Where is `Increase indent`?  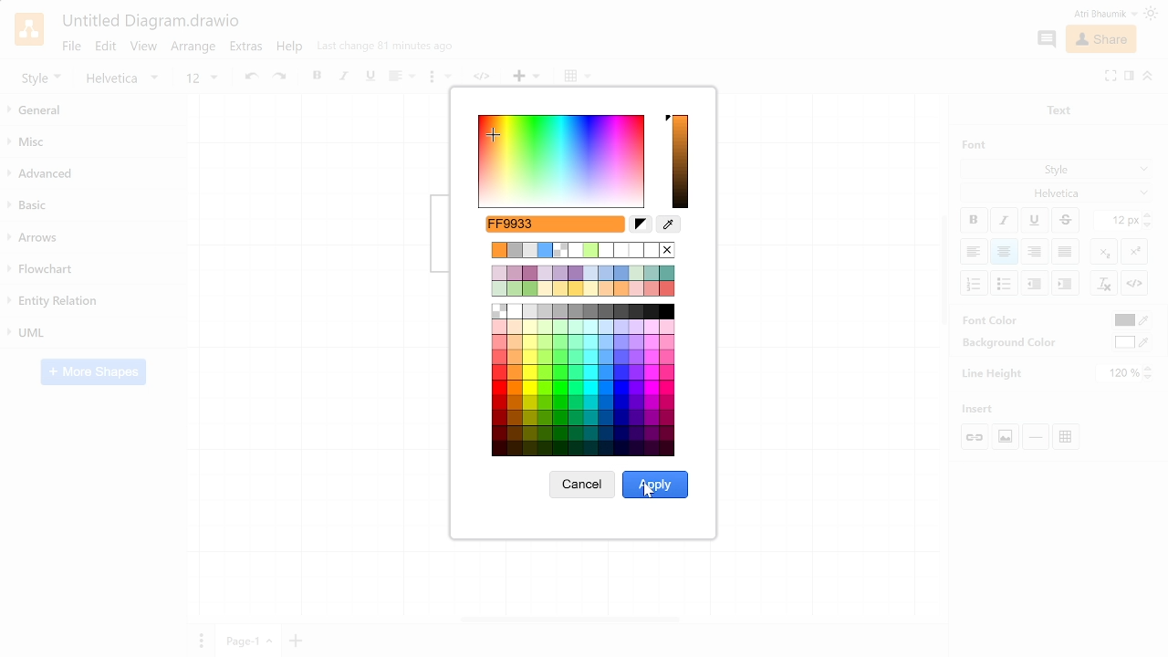 Increase indent is located at coordinates (1036, 282).